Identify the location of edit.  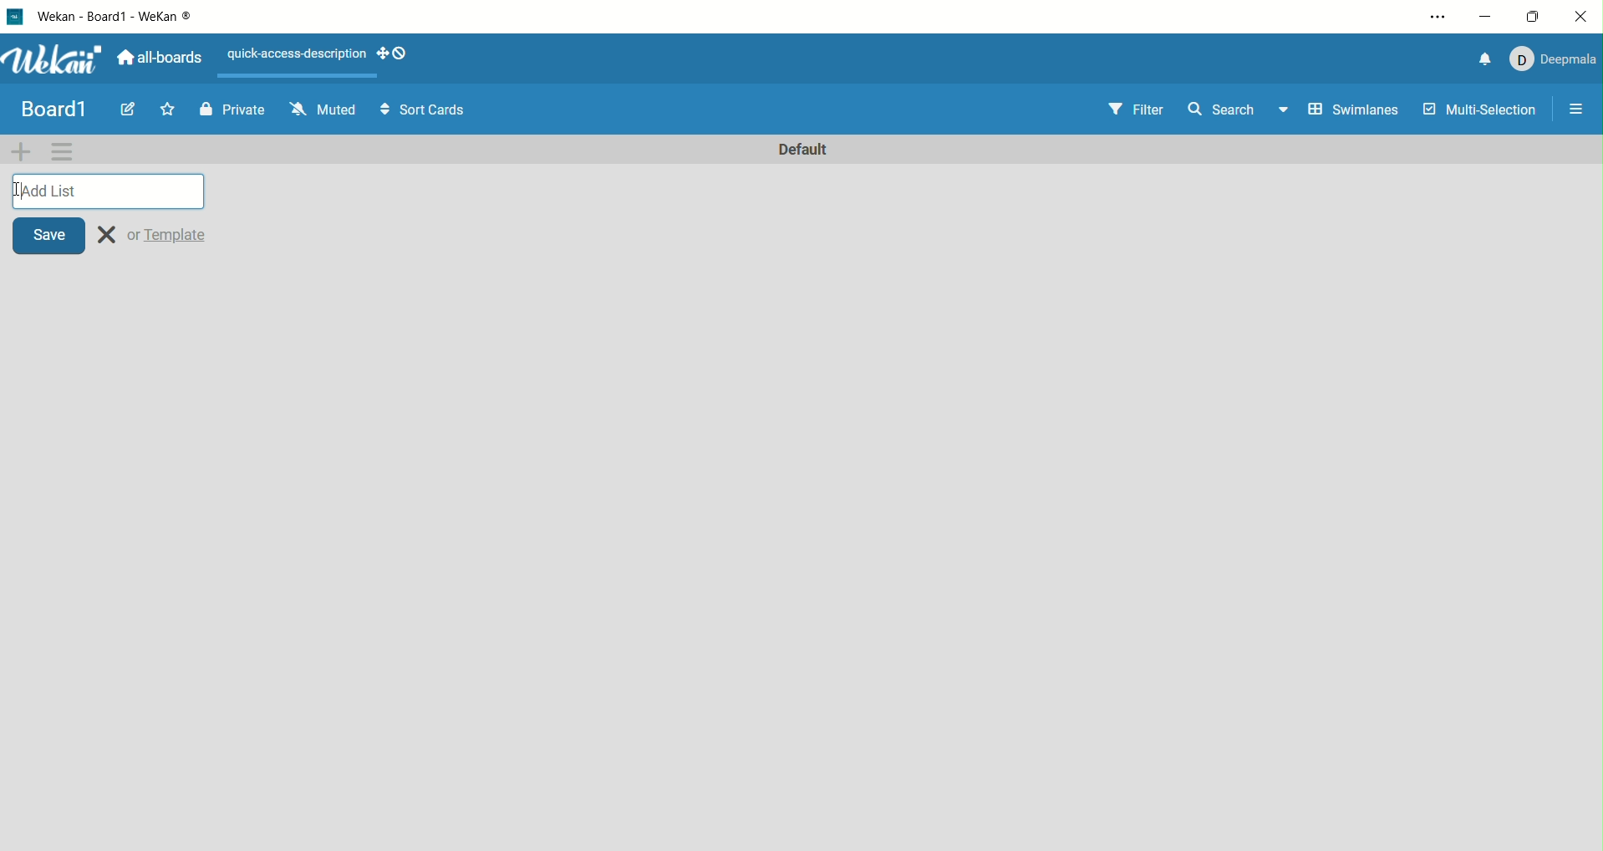
(125, 110).